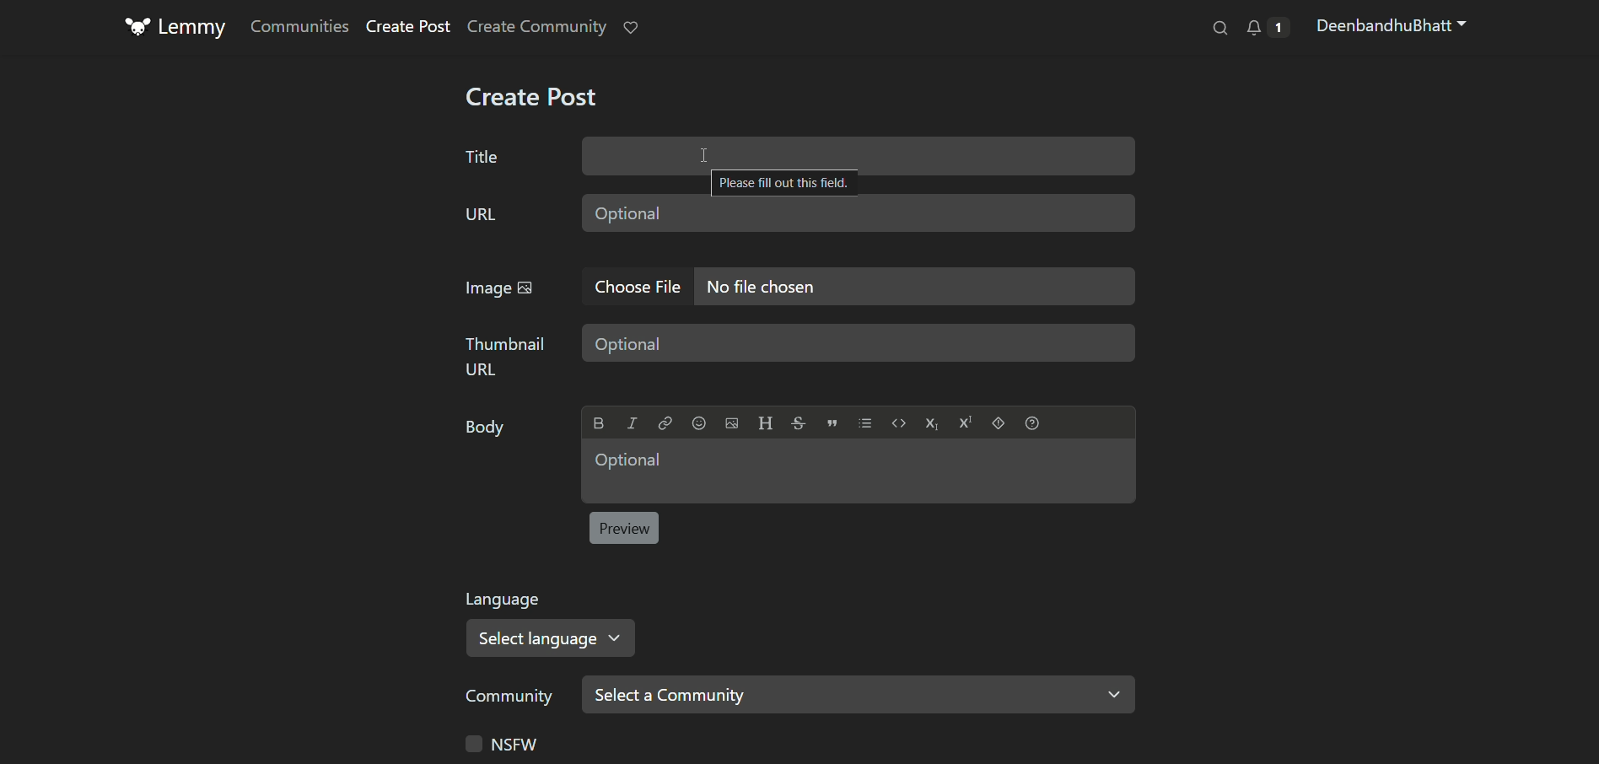 The image size is (1599, 764). What do you see at coordinates (557, 638) in the screenshot?
I see `Select language` at bounding box center [557, 638].